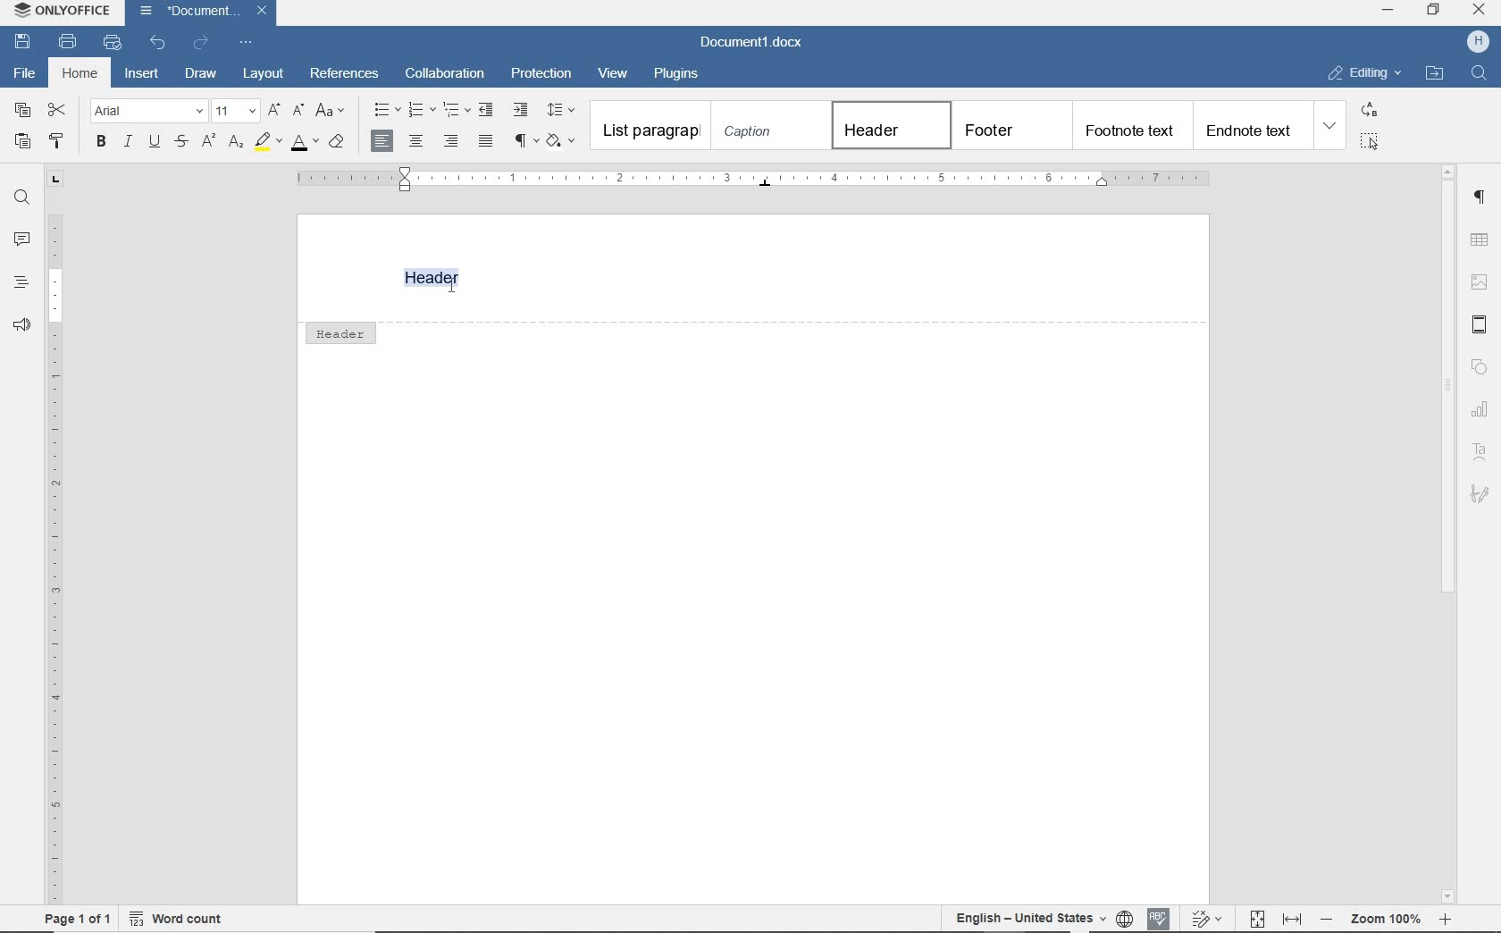  What do you see at coordinates (453, 140) in the screenshot?
I see `align right` at bounding box center [453, 140].